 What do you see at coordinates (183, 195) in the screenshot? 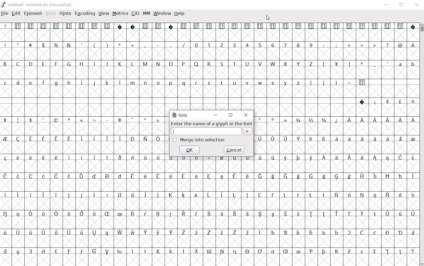
I see `Symbol` at bounding box center [183, 195].